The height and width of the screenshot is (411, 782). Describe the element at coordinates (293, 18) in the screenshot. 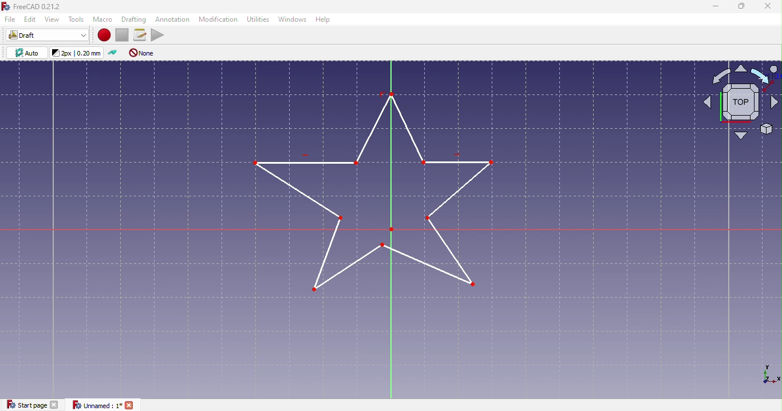

I see `Windows` at that location.